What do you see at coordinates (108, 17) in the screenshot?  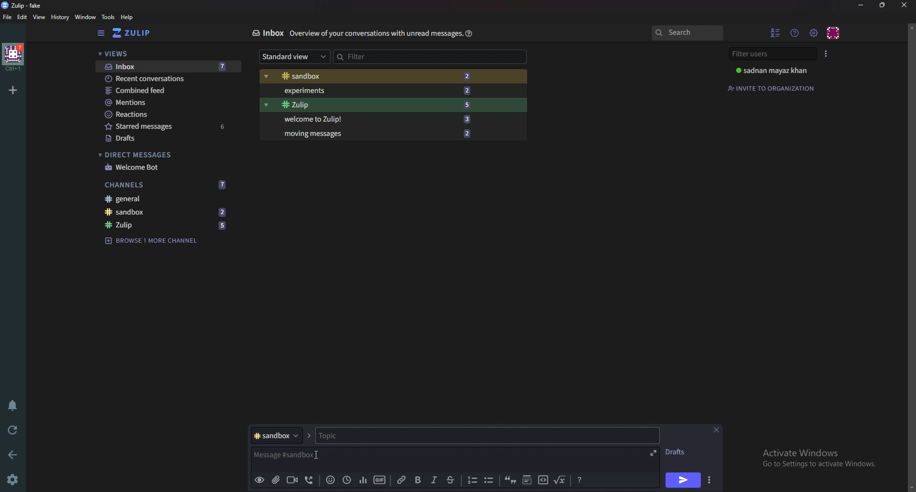 I see `Tools` at bounding box center [108, 17].